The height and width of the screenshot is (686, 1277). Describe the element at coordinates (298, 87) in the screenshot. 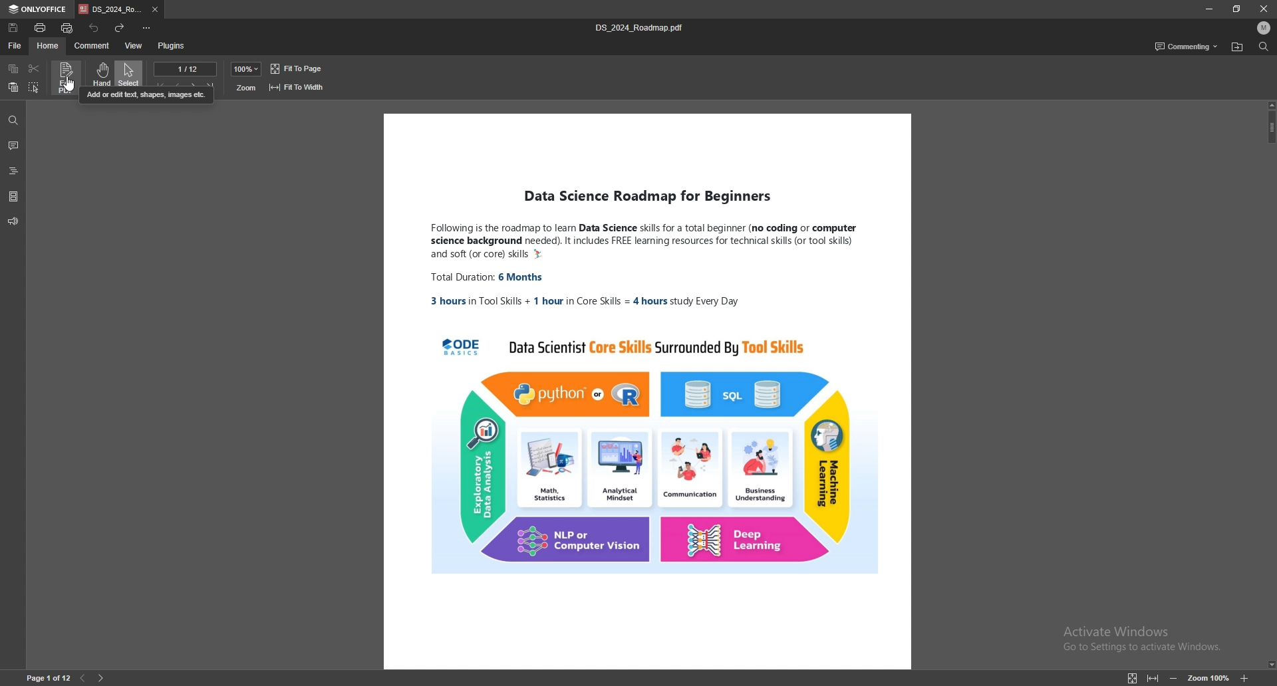

I see `fit to width` at that location.